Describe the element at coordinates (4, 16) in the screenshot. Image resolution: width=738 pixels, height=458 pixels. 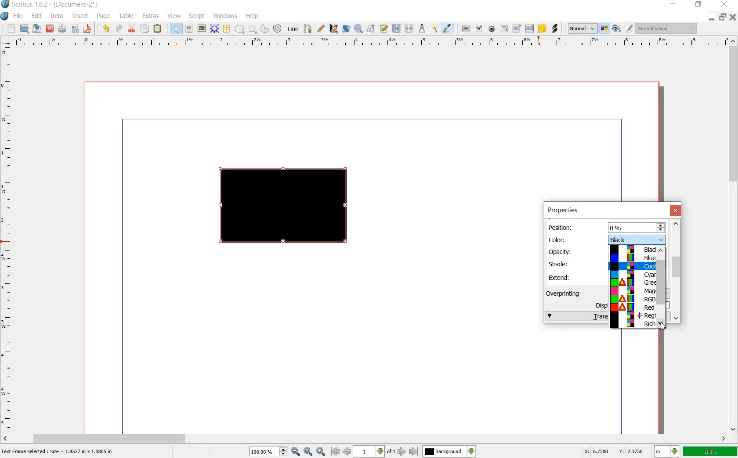
I see `system logo` at that location.